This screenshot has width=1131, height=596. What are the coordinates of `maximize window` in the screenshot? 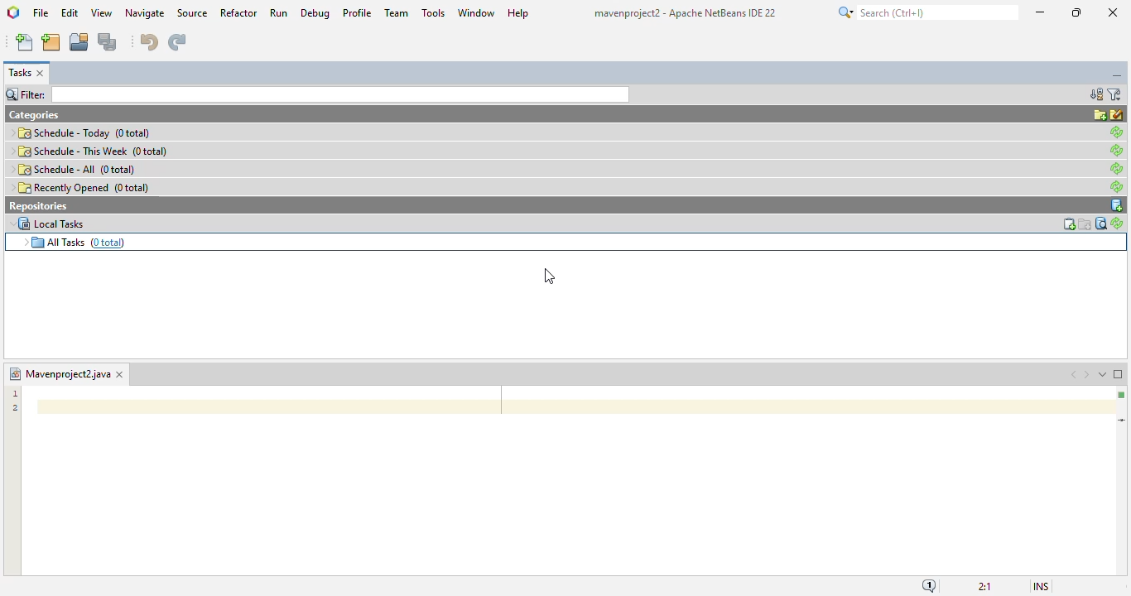 It's located at (1119, 374).